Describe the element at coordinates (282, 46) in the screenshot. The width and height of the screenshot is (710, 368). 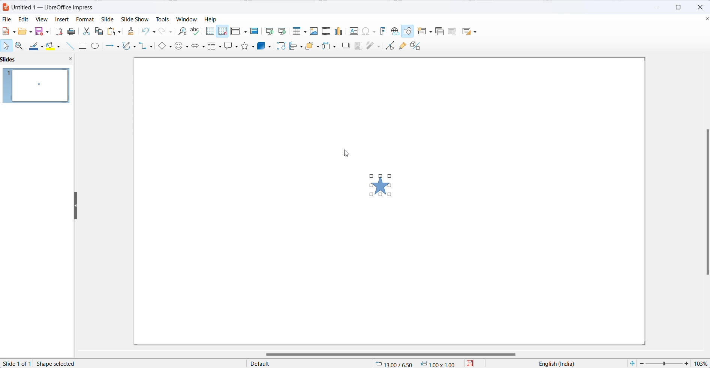
I see `rotate` at that location.